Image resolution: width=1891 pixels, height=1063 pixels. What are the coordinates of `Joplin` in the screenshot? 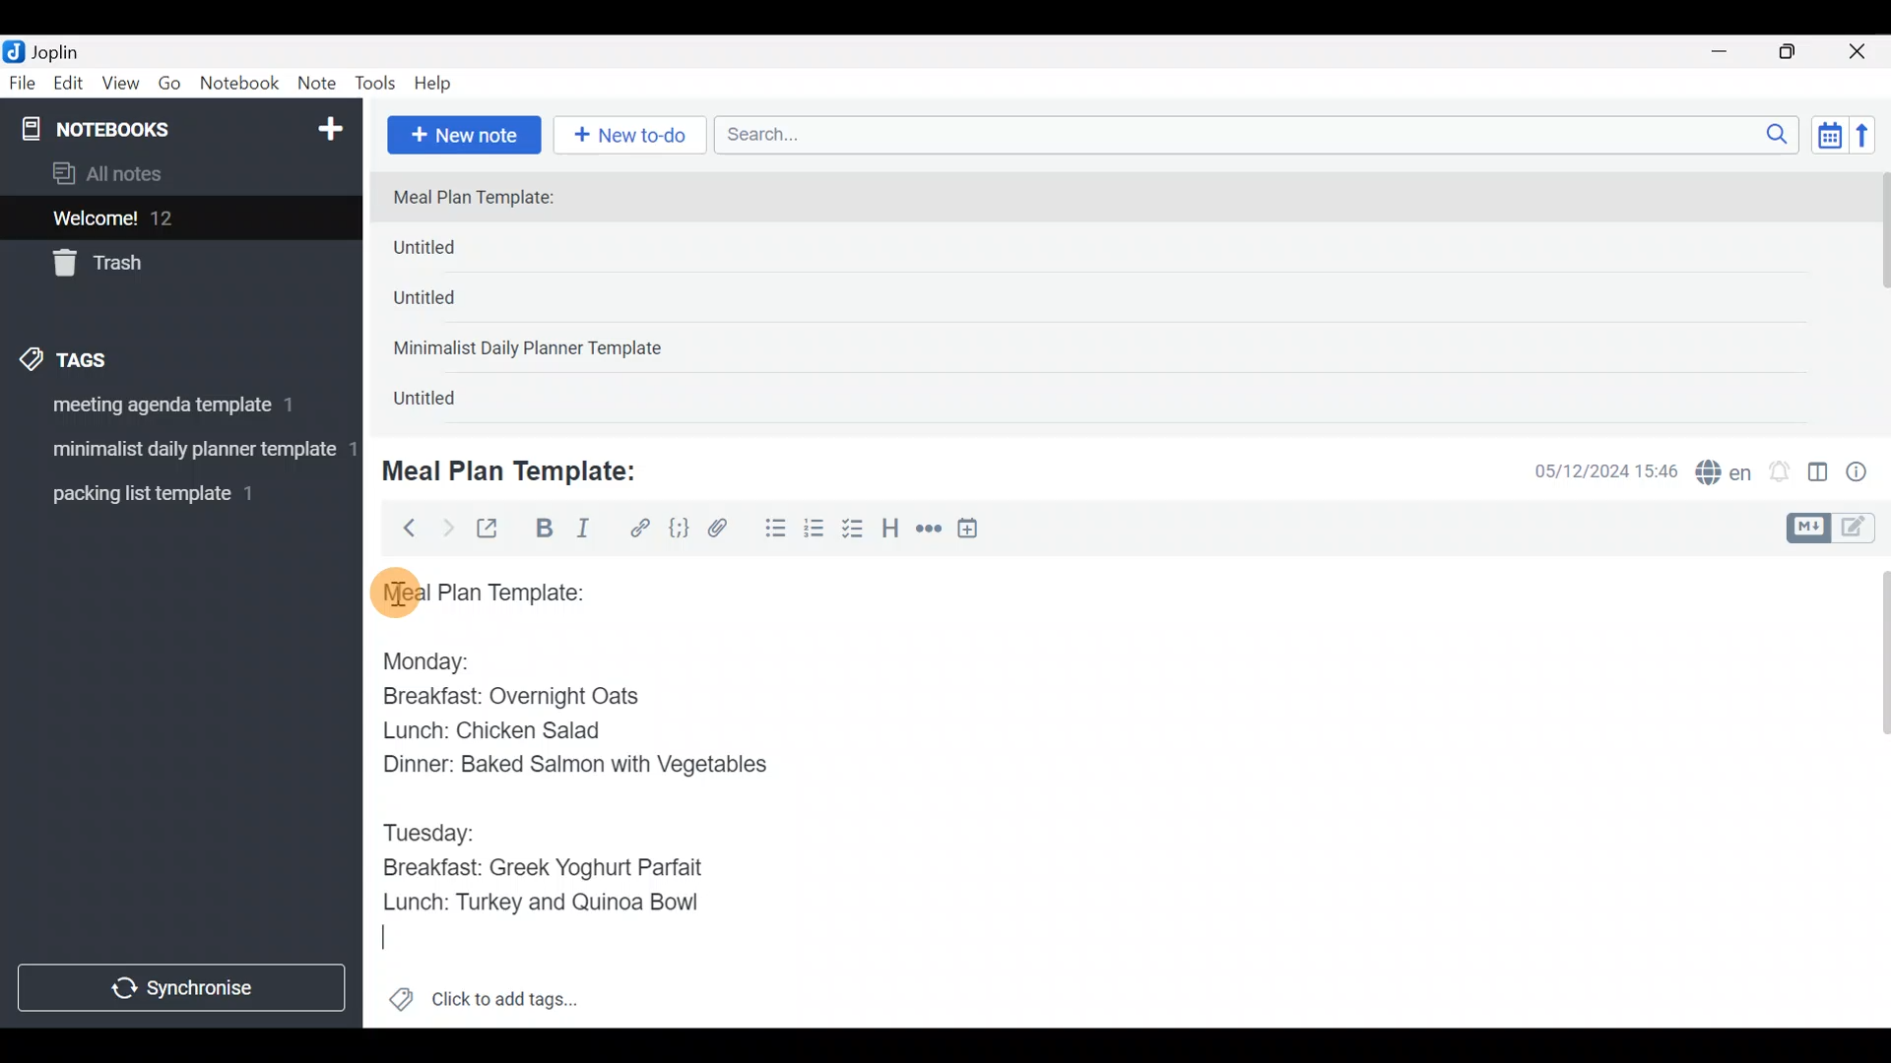 It's located at (68, 49).